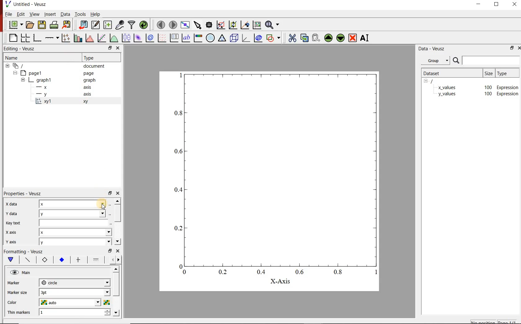  I want to click on hide, so click(428, 81).